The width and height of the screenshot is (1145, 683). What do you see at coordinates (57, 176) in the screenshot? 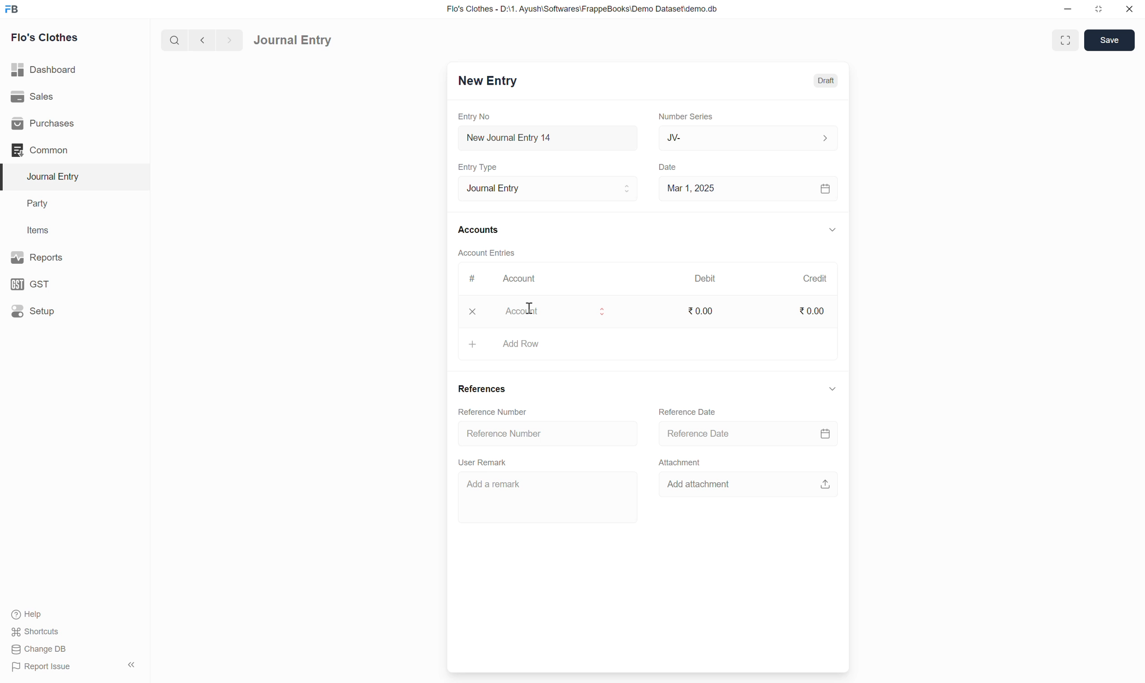
I see `Journal Entry` at bounding box center [57, 176].